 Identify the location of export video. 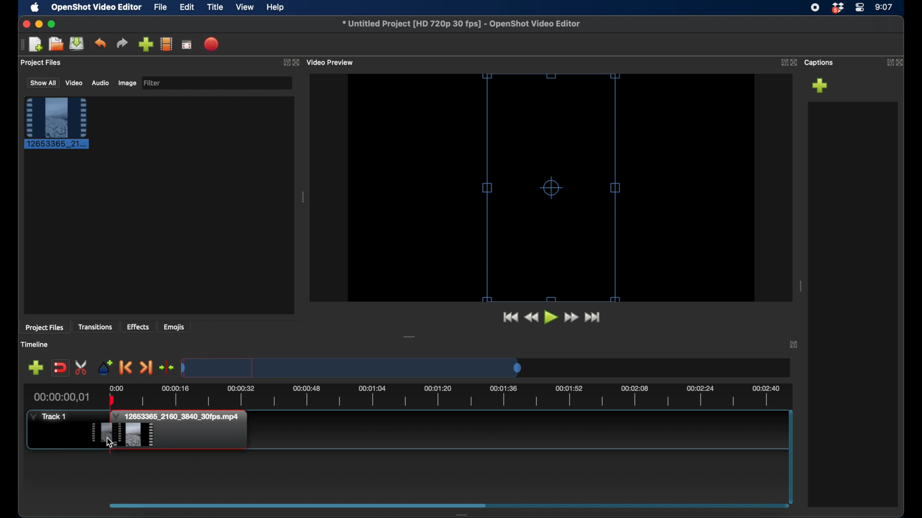
(210, 44).